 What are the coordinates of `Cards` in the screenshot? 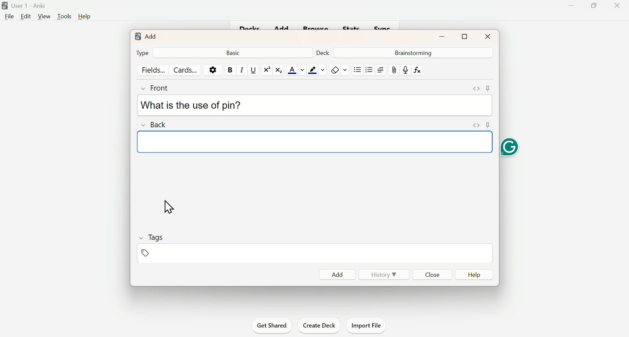 It's located at (185, 70).